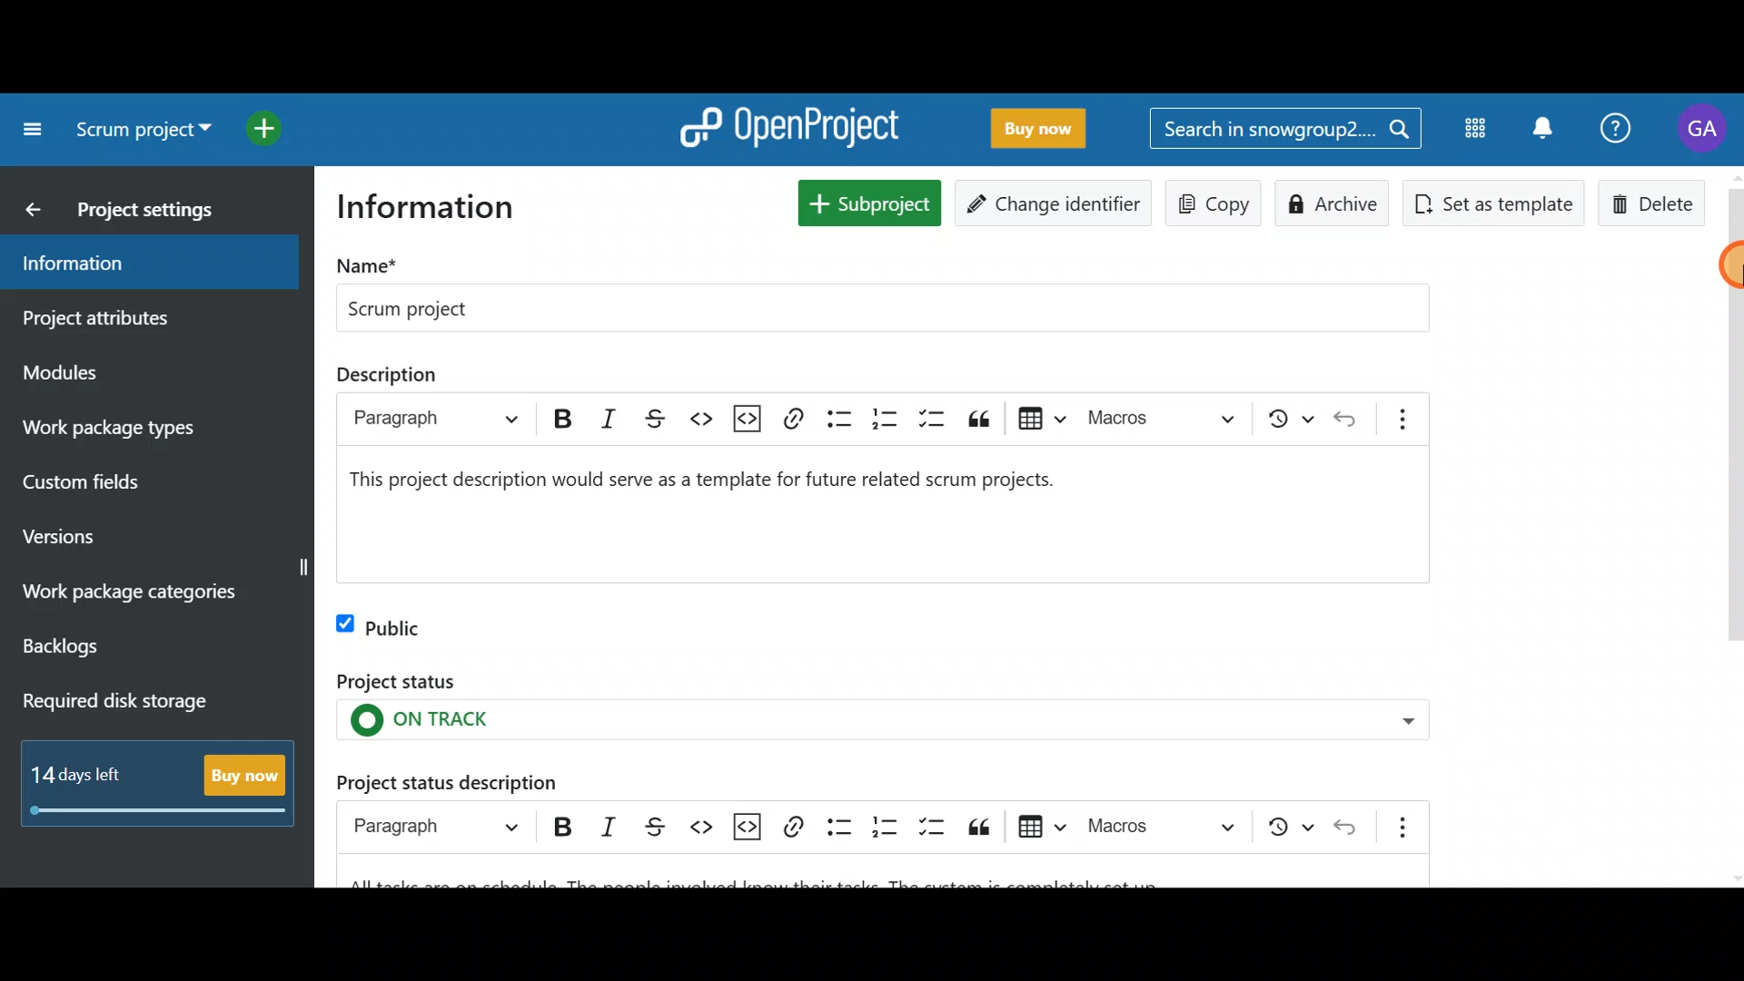  Describe the element at coordinates (152, 703) in the screenshot. I see `Required disk storage` at that location.